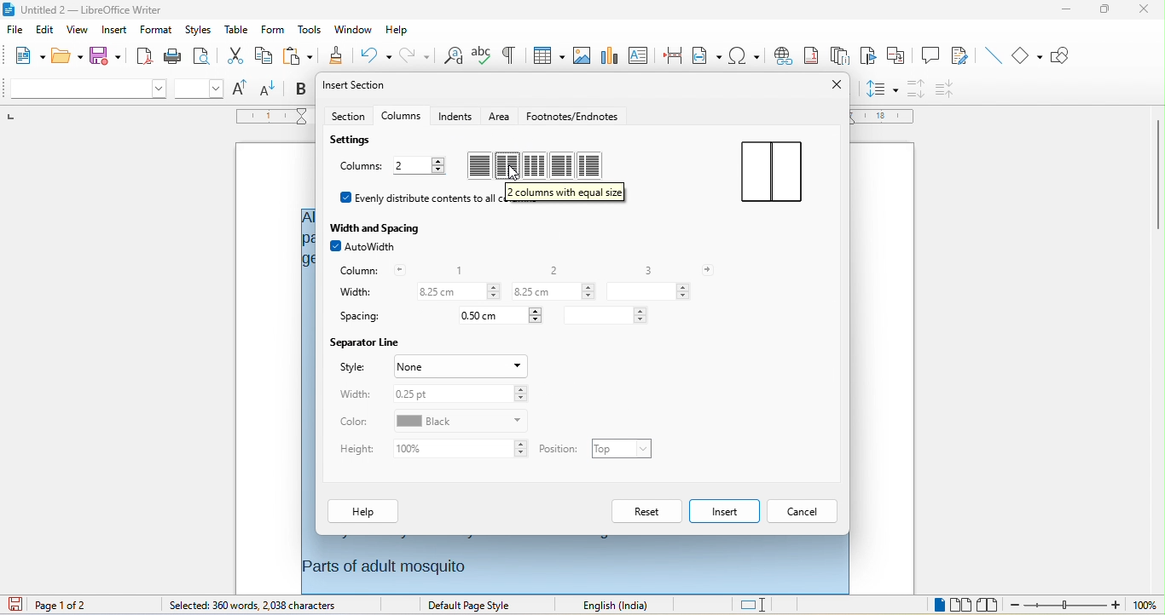  I want to click on undo, so click(372, 55).